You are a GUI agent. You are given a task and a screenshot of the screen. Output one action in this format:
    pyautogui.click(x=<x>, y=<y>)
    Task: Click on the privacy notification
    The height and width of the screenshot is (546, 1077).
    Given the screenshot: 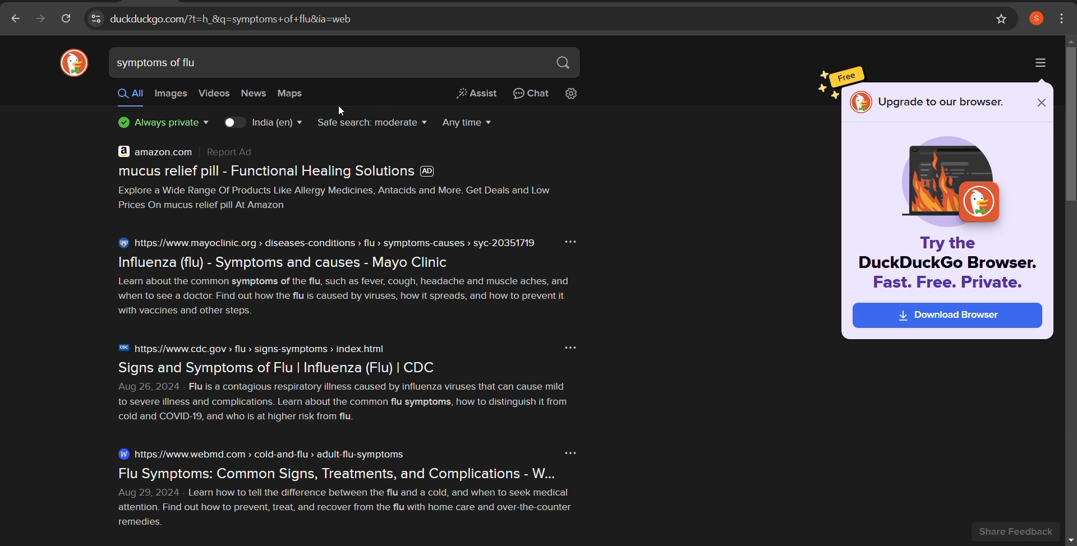 What is the action you would take?
    pyautogui.click(x=160, y=124)
    